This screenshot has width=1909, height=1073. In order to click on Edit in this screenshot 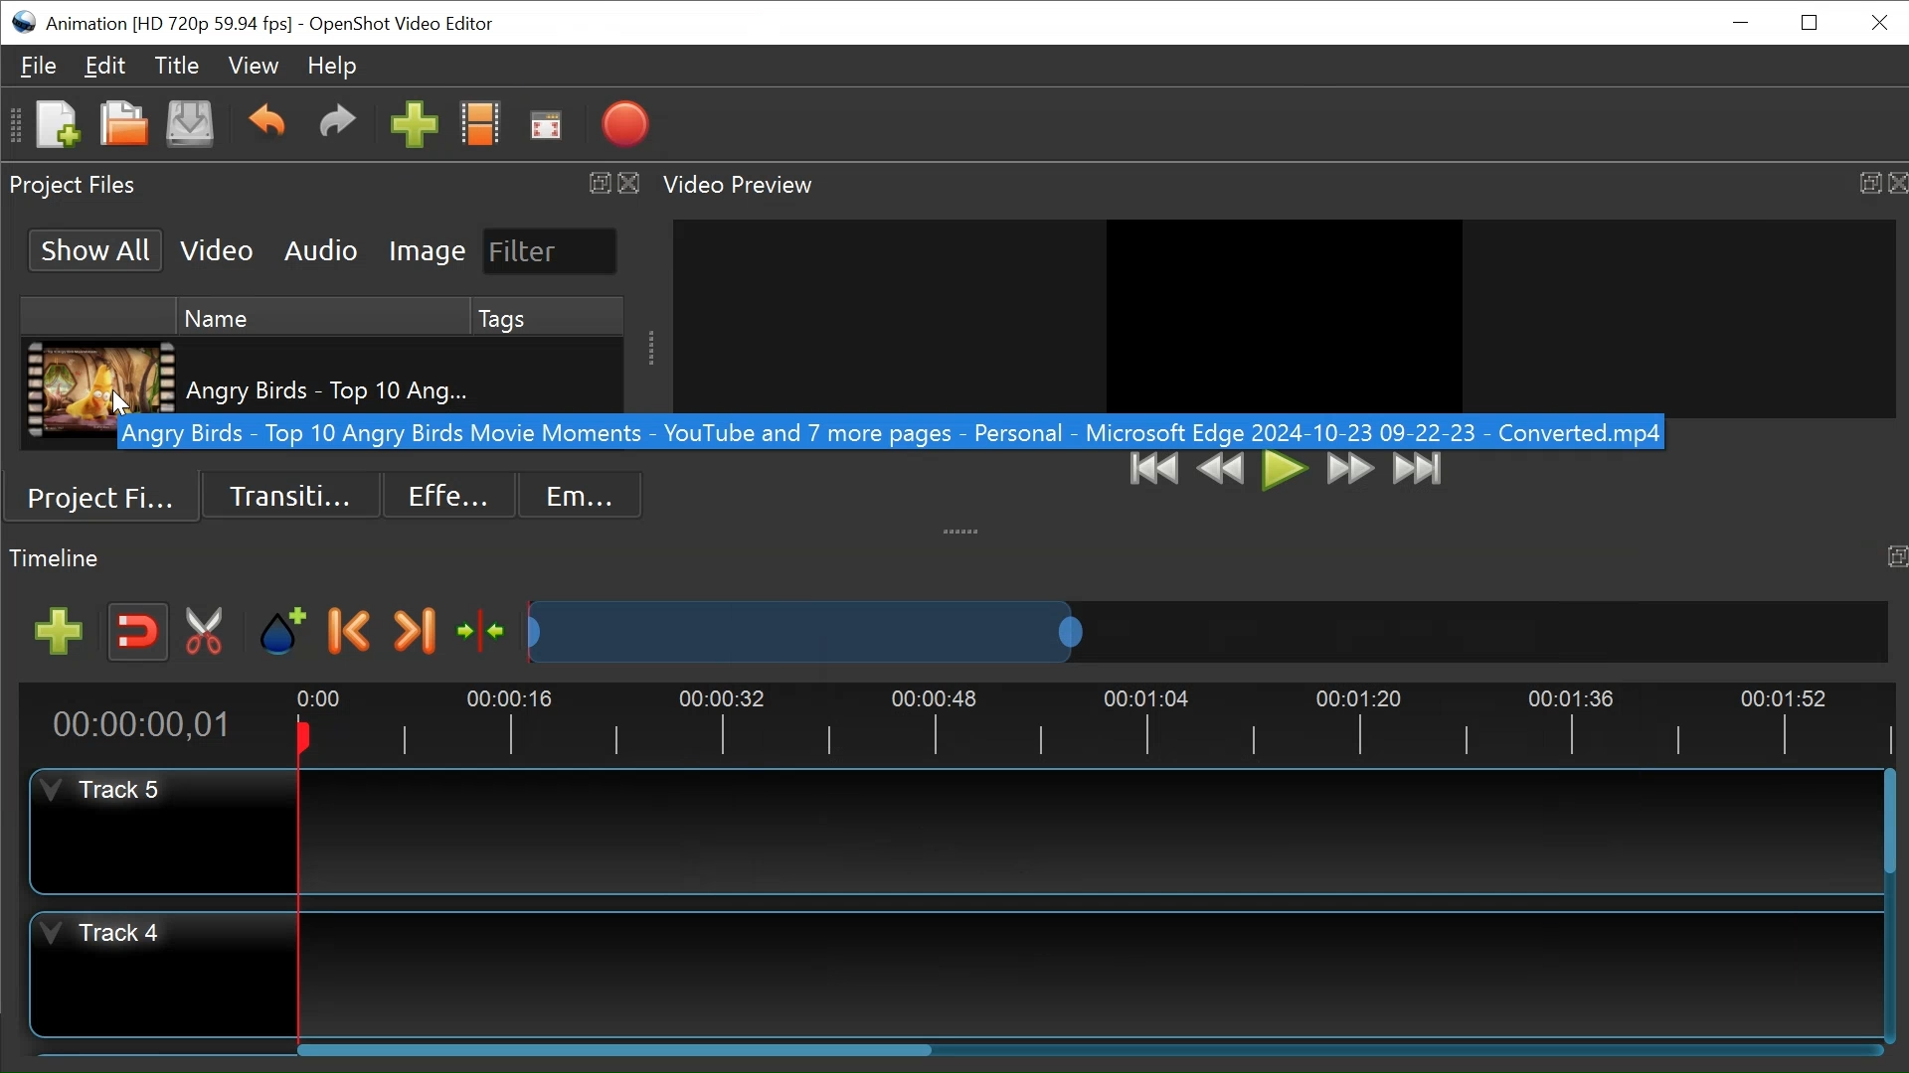, I will do `click(106, 67)`.